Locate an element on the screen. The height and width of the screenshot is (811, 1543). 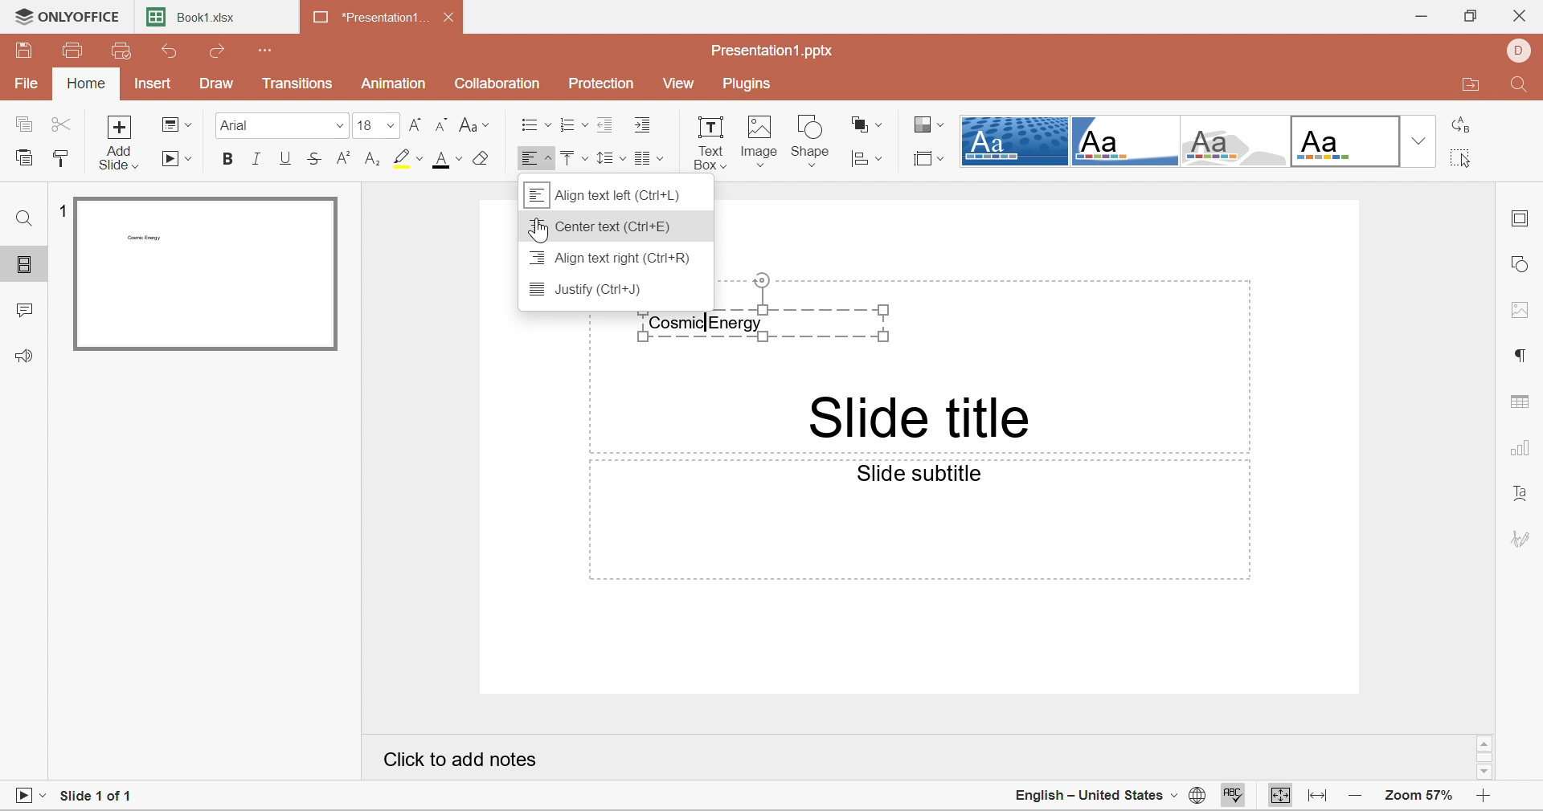
Fit to slide is located at coordinates (1277, 796).